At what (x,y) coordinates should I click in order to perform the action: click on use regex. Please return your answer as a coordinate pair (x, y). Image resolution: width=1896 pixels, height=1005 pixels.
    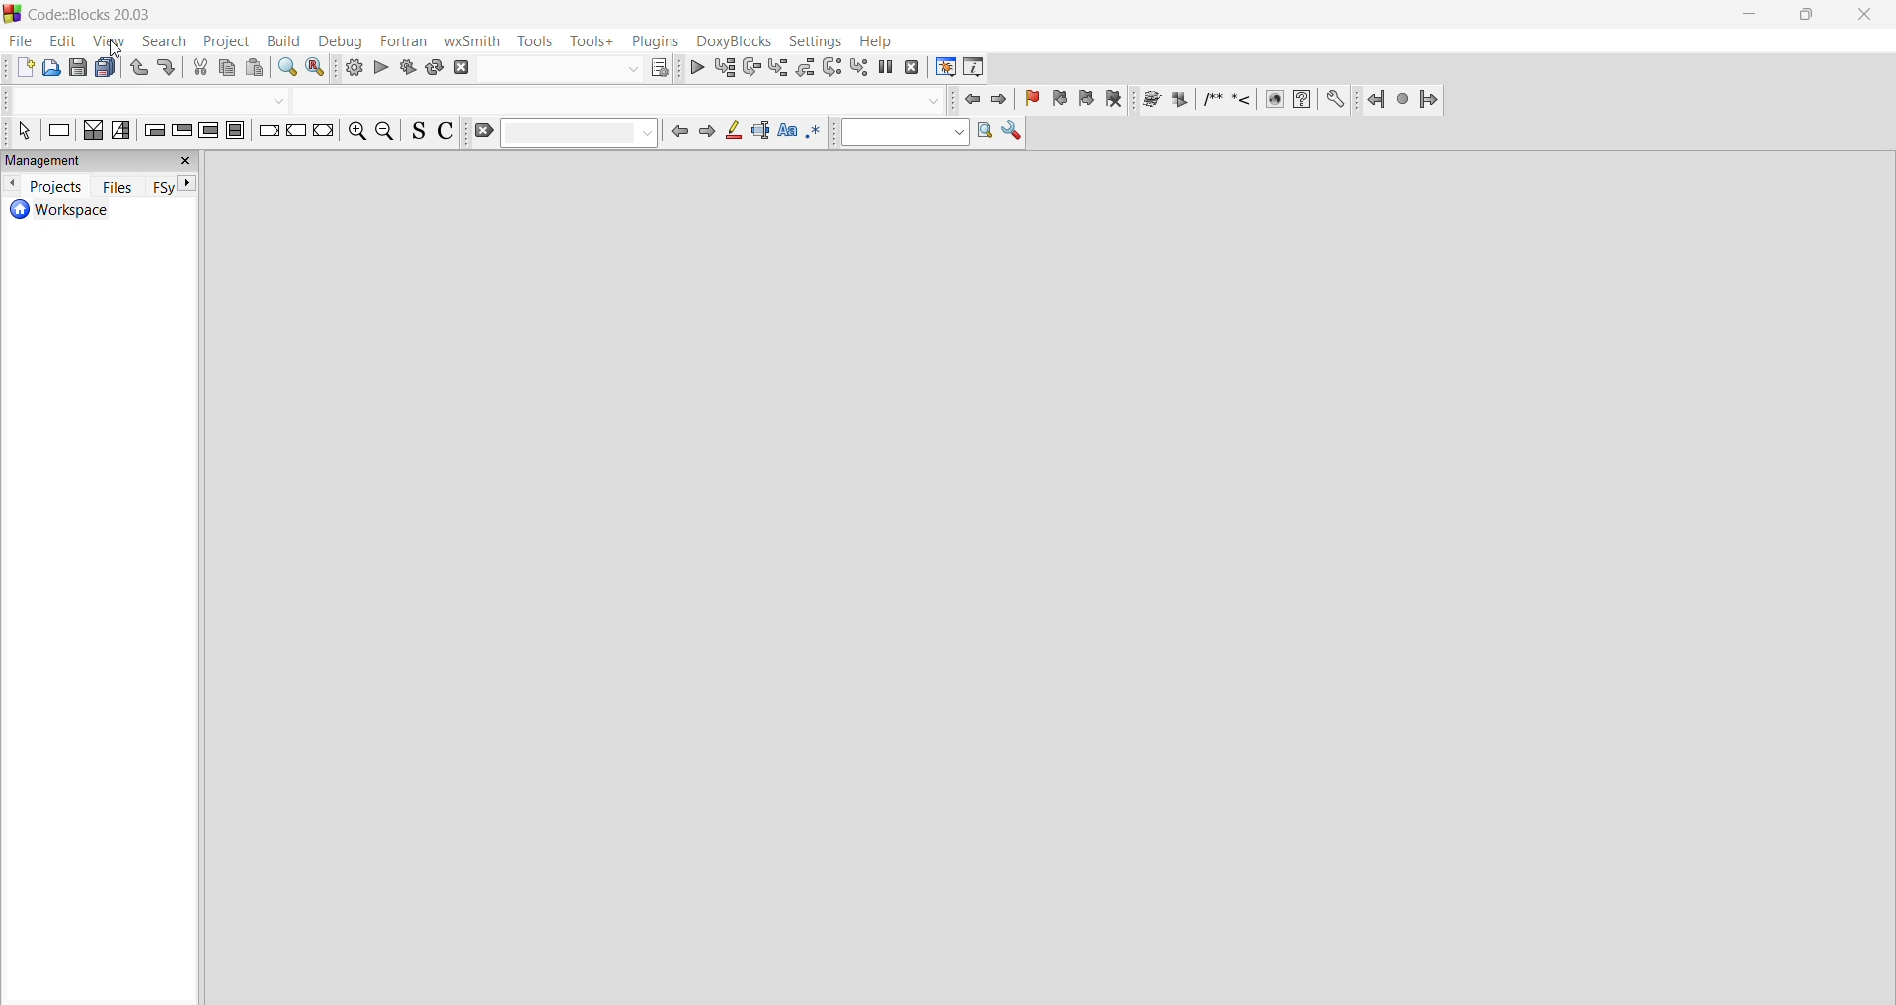
    Looking at the image, I should click on (815, 133).